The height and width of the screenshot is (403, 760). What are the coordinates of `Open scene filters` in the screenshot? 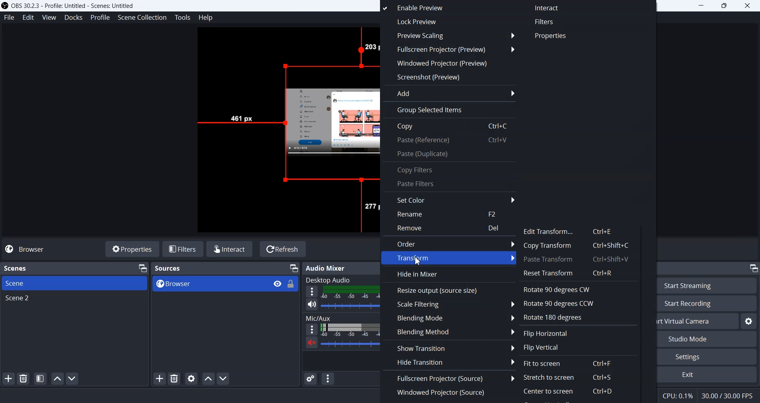 It's located at (40, 379).